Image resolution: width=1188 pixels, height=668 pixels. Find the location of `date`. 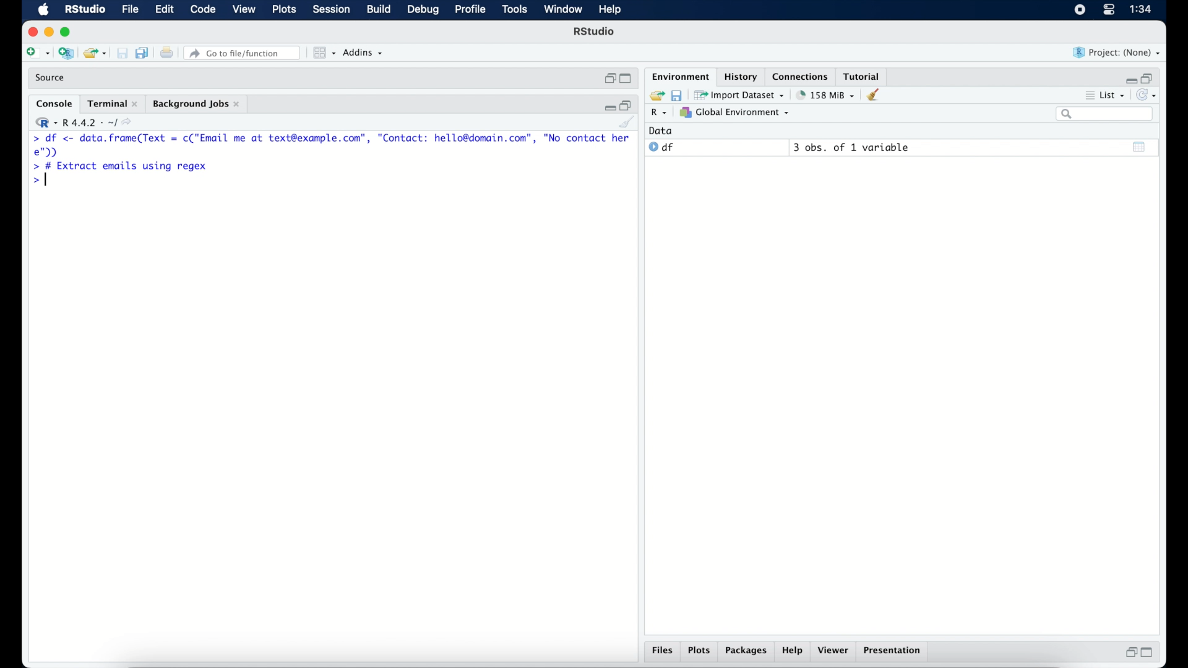

date is located at coordinates (661, 131).